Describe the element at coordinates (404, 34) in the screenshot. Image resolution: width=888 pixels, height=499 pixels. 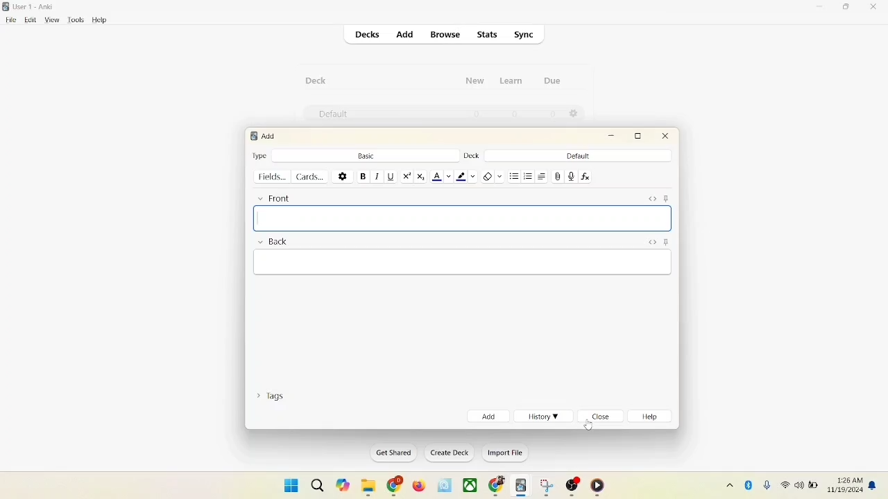
I see `add` at that location.